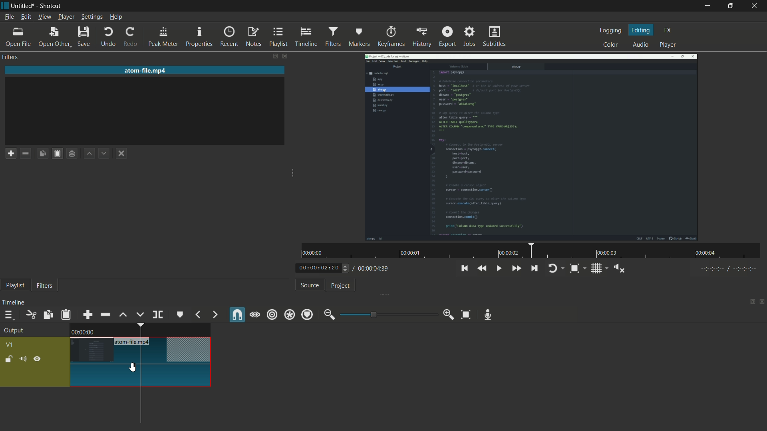 The width and height of the screenshot is (767, 431). What do you see at coordinates (469, 36) in the screenshot?
I see `jobs` at bounding box center [469, 36].